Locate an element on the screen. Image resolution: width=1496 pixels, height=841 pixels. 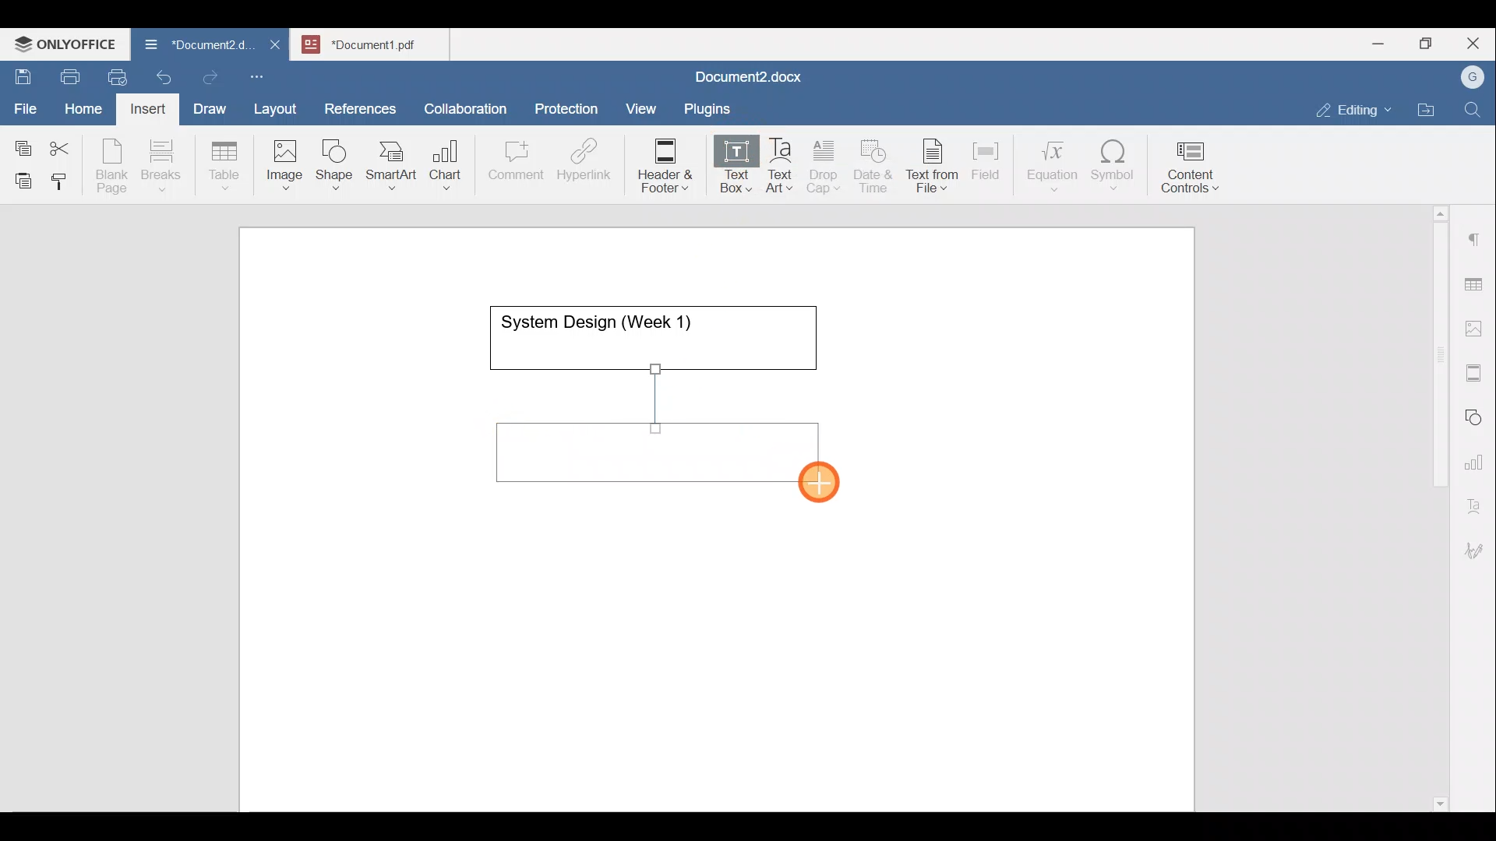
Image settings is located at coordinates (1477, 327).